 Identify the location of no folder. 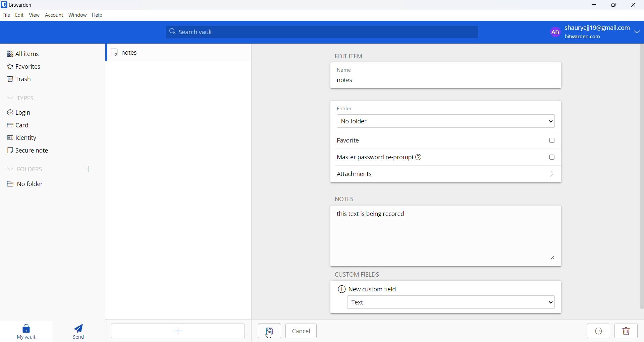
(33, 184).